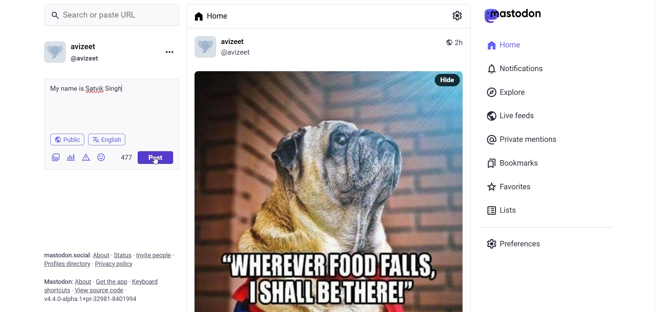 Image resolution: width=656 pixels, height=312 pixels. I want to click on more option, so click(172, 54).